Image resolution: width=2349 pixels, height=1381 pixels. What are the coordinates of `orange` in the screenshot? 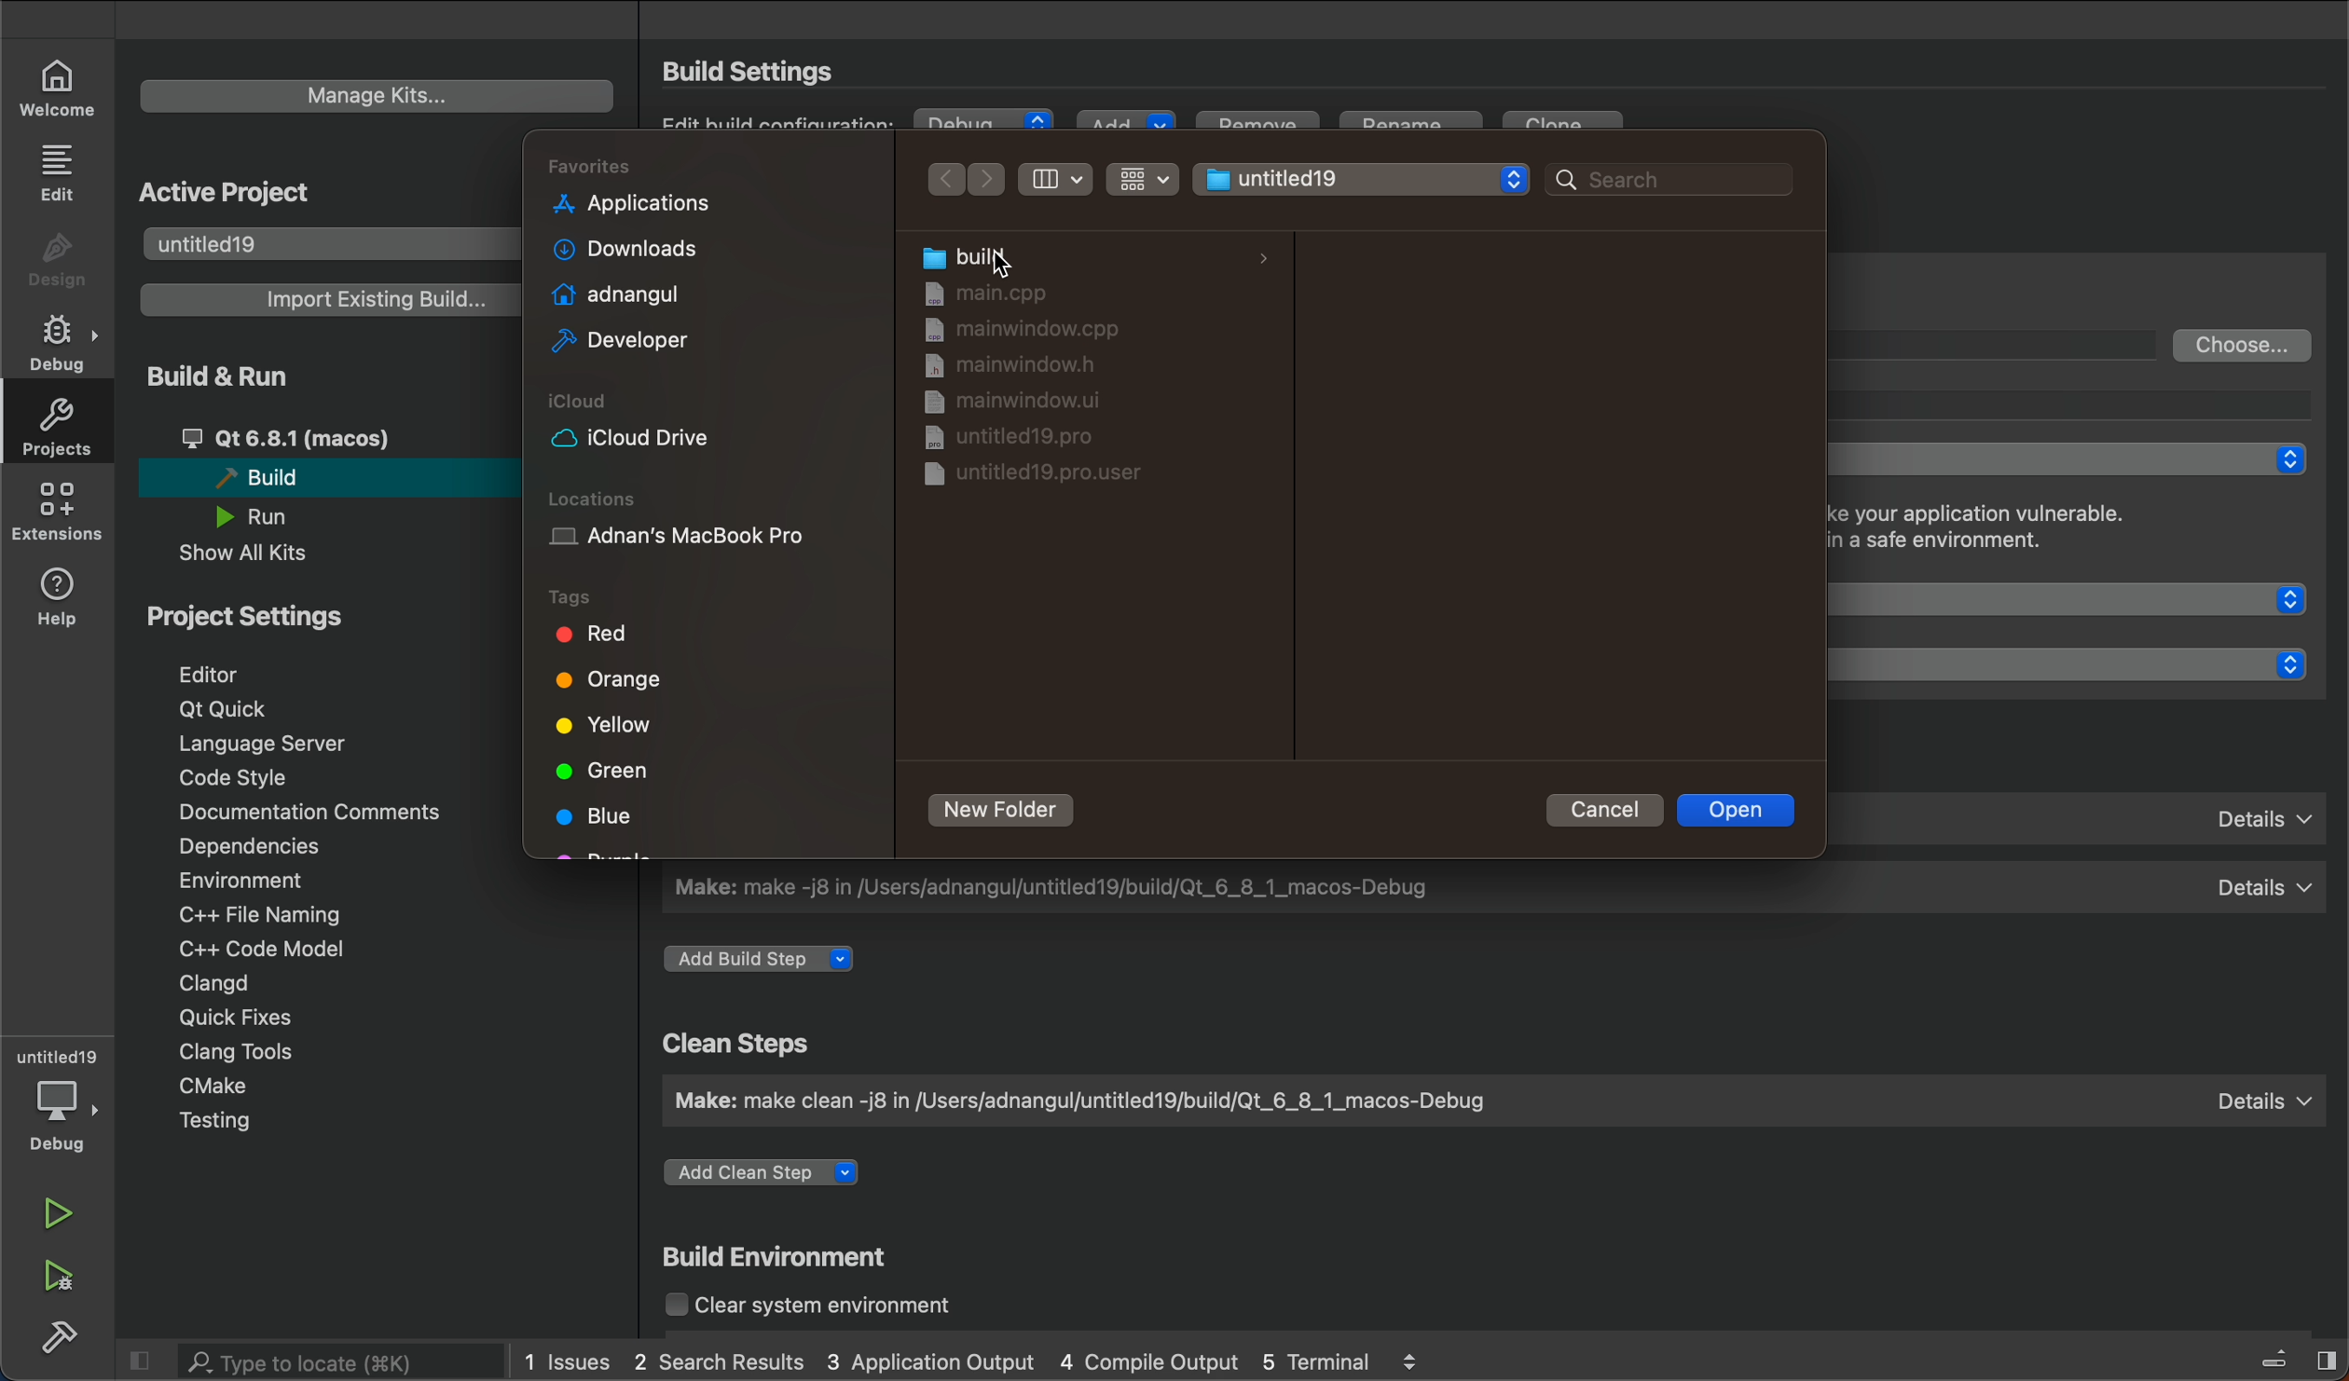 It's located at (615, 685).